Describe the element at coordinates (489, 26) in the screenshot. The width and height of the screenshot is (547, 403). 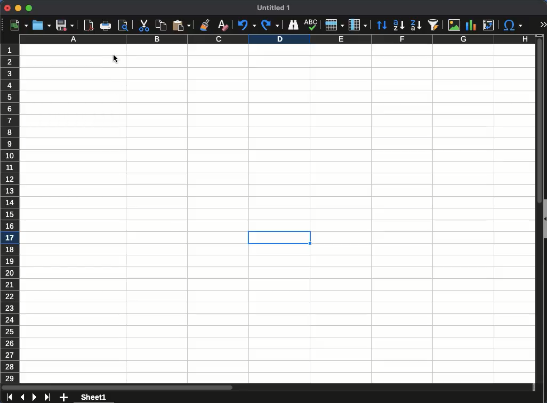
I see `pivot table` at that location.